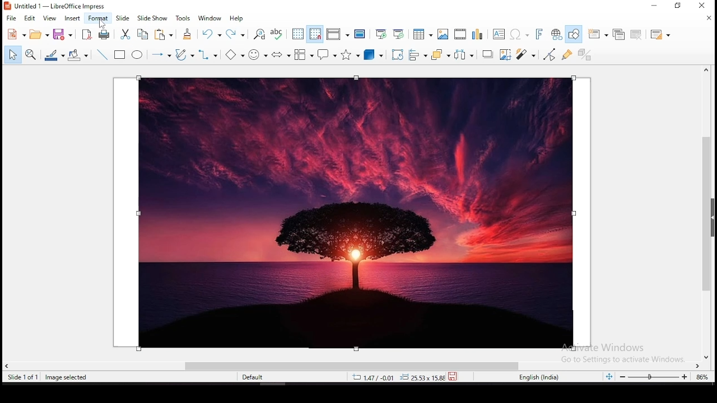  I want to click on tools, so click(183, 18).